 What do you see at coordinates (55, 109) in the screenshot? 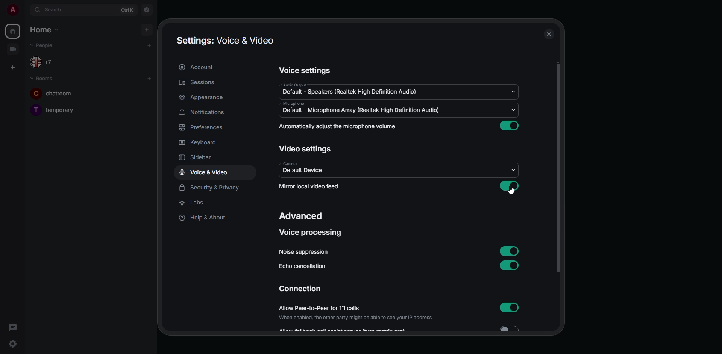
I see `temporary` at bounding box center [55, 109].